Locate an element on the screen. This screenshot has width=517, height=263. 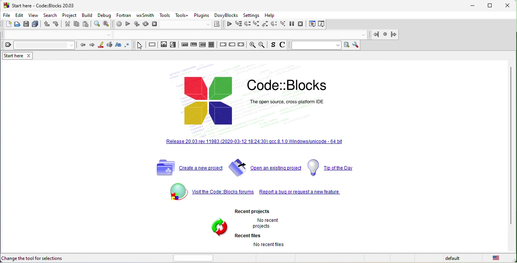
vertical scroll bar is located at coordinates (510, 147).